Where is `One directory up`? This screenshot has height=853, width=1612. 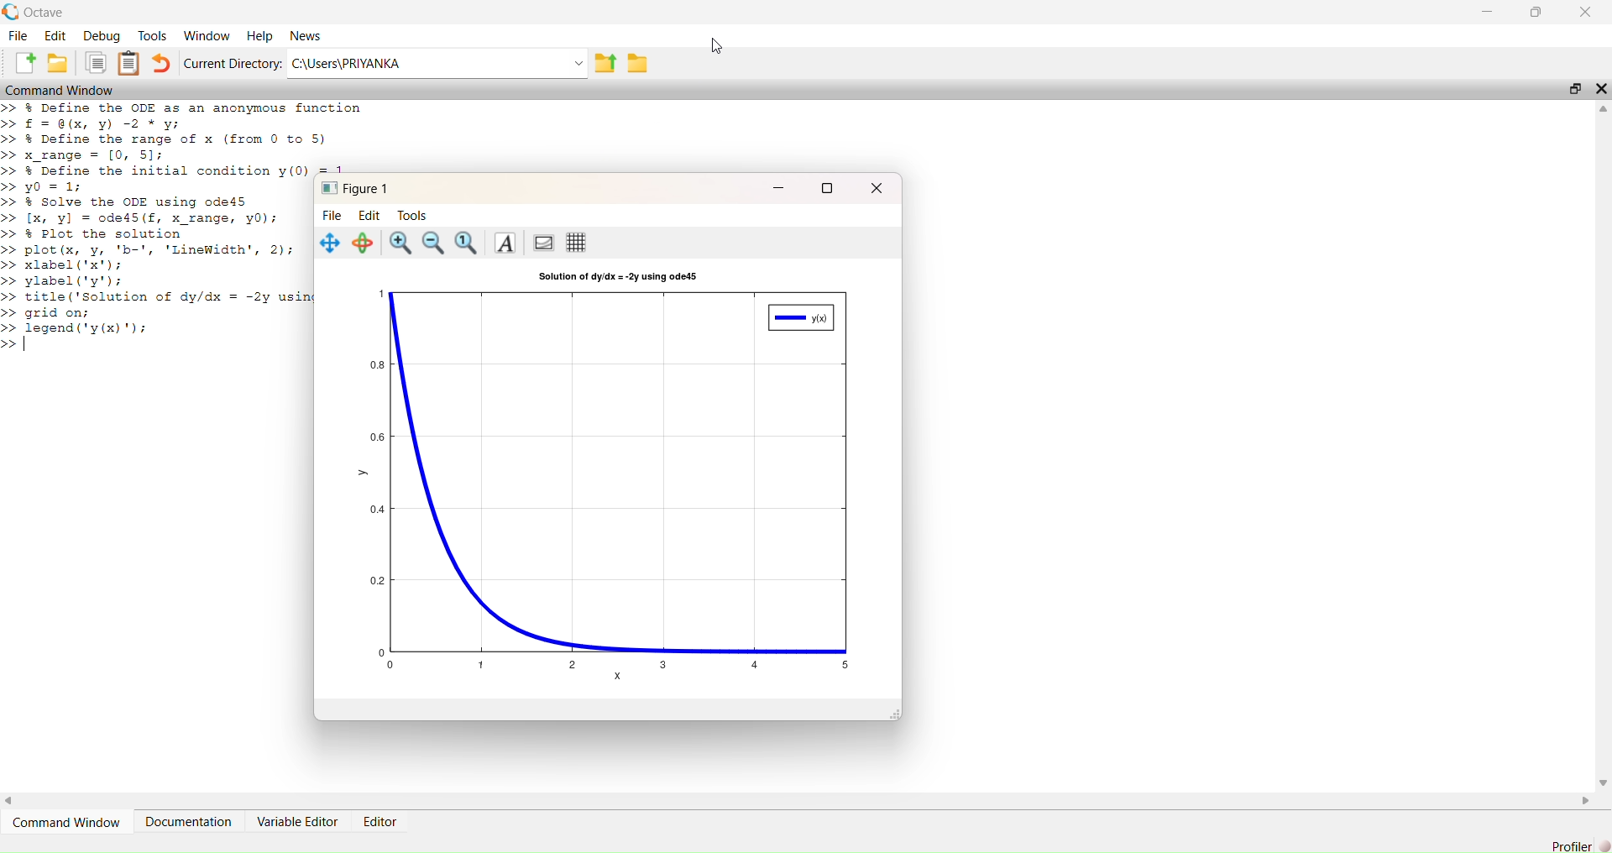 One directory up is located at coordinates (605, 62).